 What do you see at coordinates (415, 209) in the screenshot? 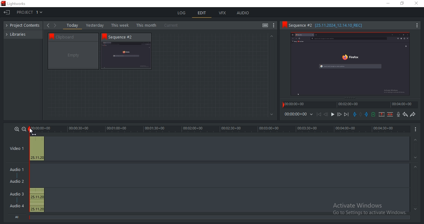
I see `Greyed out down arrow` at bounding box center [415, 209].